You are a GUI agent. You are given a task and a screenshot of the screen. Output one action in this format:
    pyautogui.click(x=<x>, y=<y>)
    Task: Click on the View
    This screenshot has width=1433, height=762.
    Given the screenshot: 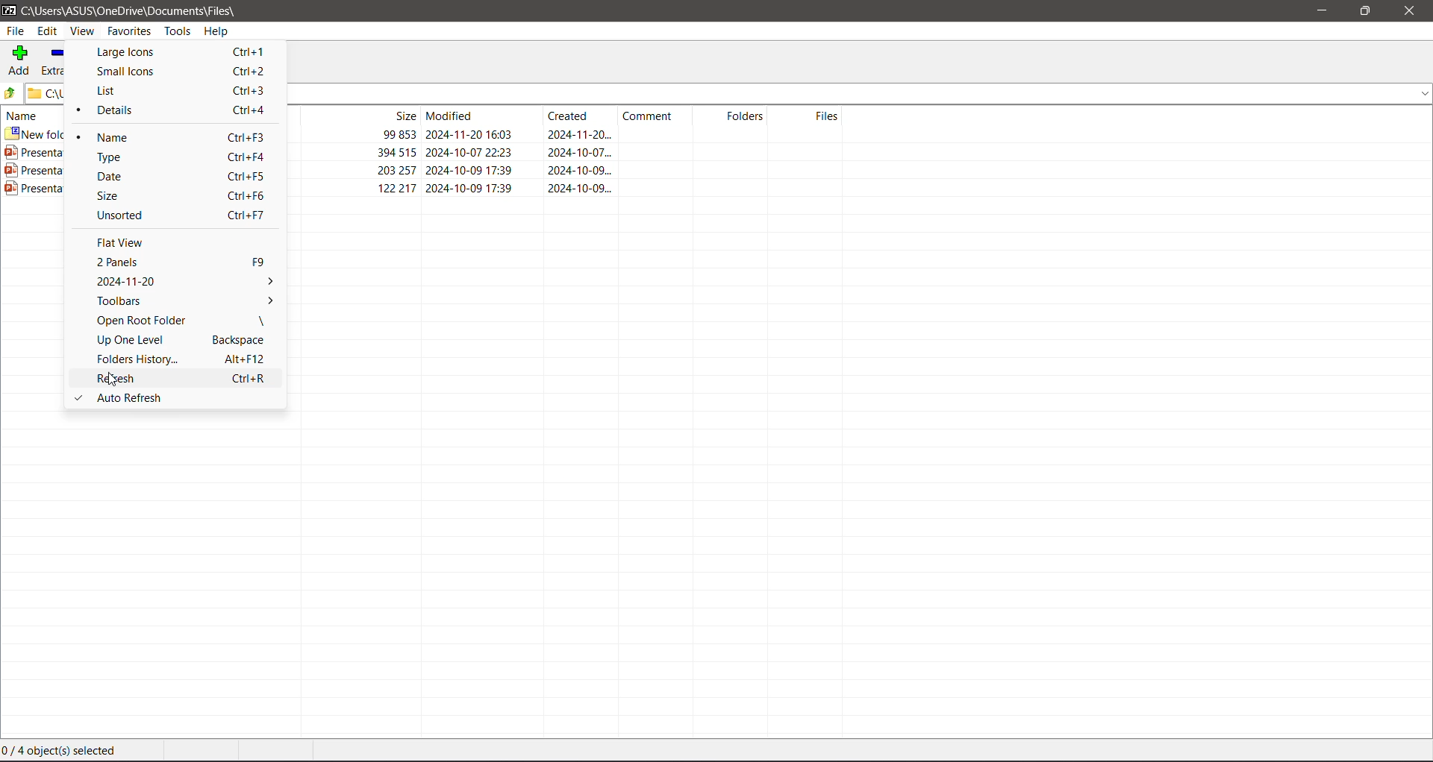 What is the action you would take?
    pyautogui.click(x=82, y=32)
    